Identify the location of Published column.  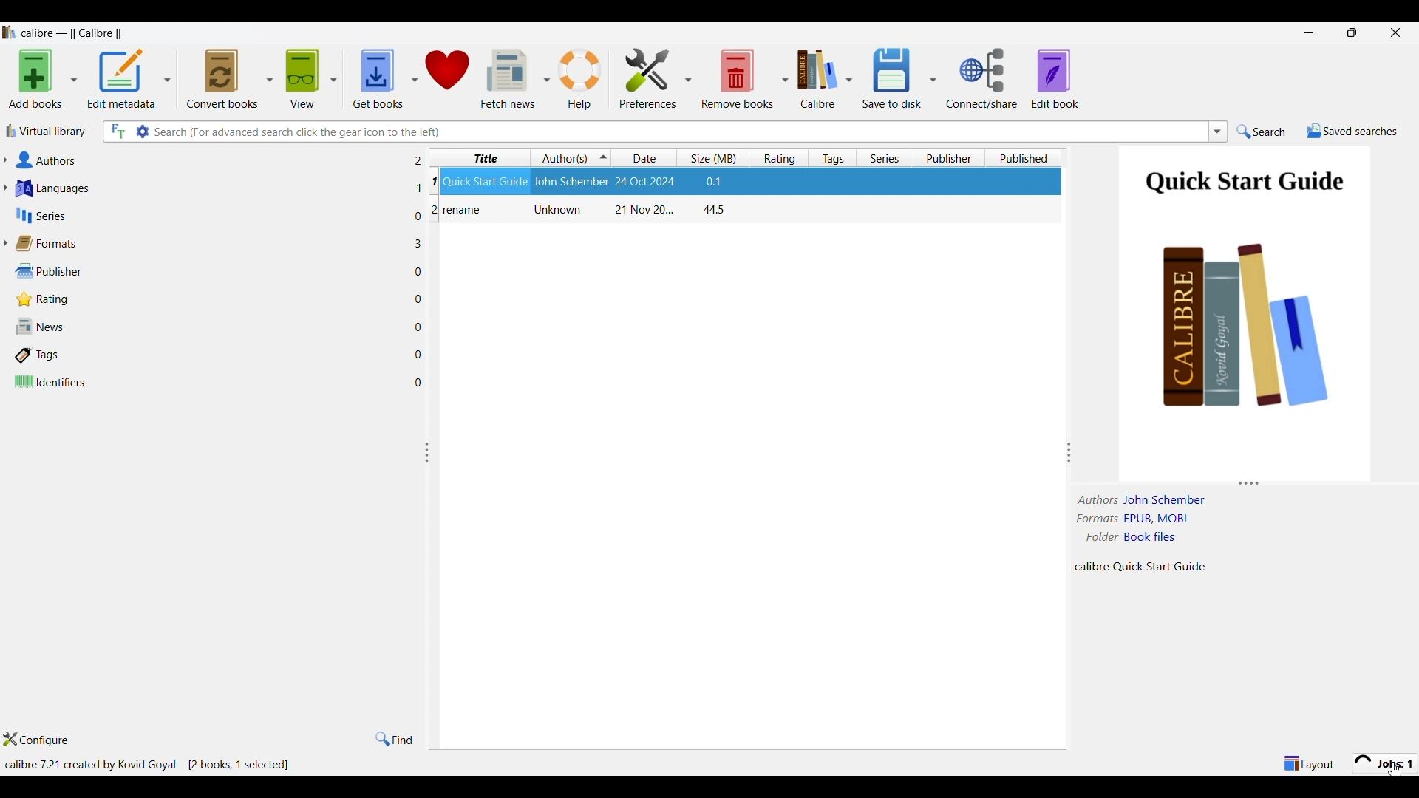
(1025, 157).